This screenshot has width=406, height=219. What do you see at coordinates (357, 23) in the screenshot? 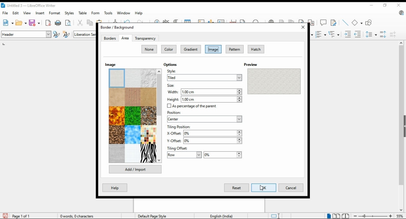
I see `basic shape` at bounding box center [357, 23].